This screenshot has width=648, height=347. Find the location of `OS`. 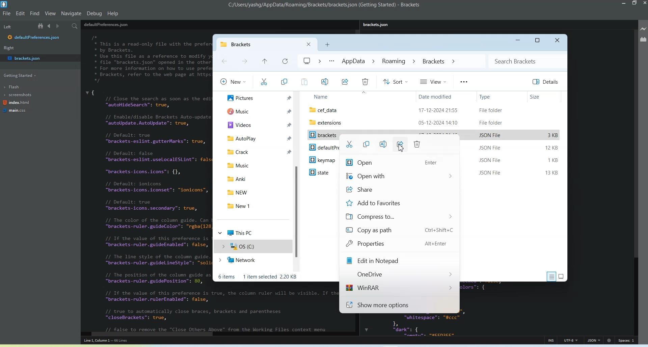

OS is located at coordinates (251, 246).